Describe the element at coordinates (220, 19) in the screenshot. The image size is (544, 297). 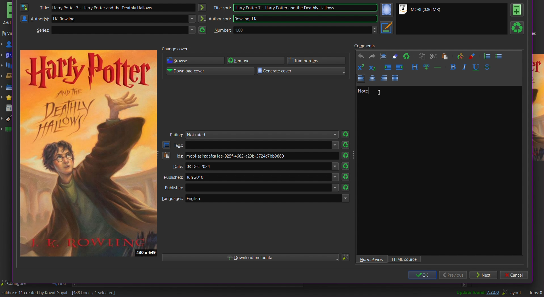
I see `Author sort` at that location.